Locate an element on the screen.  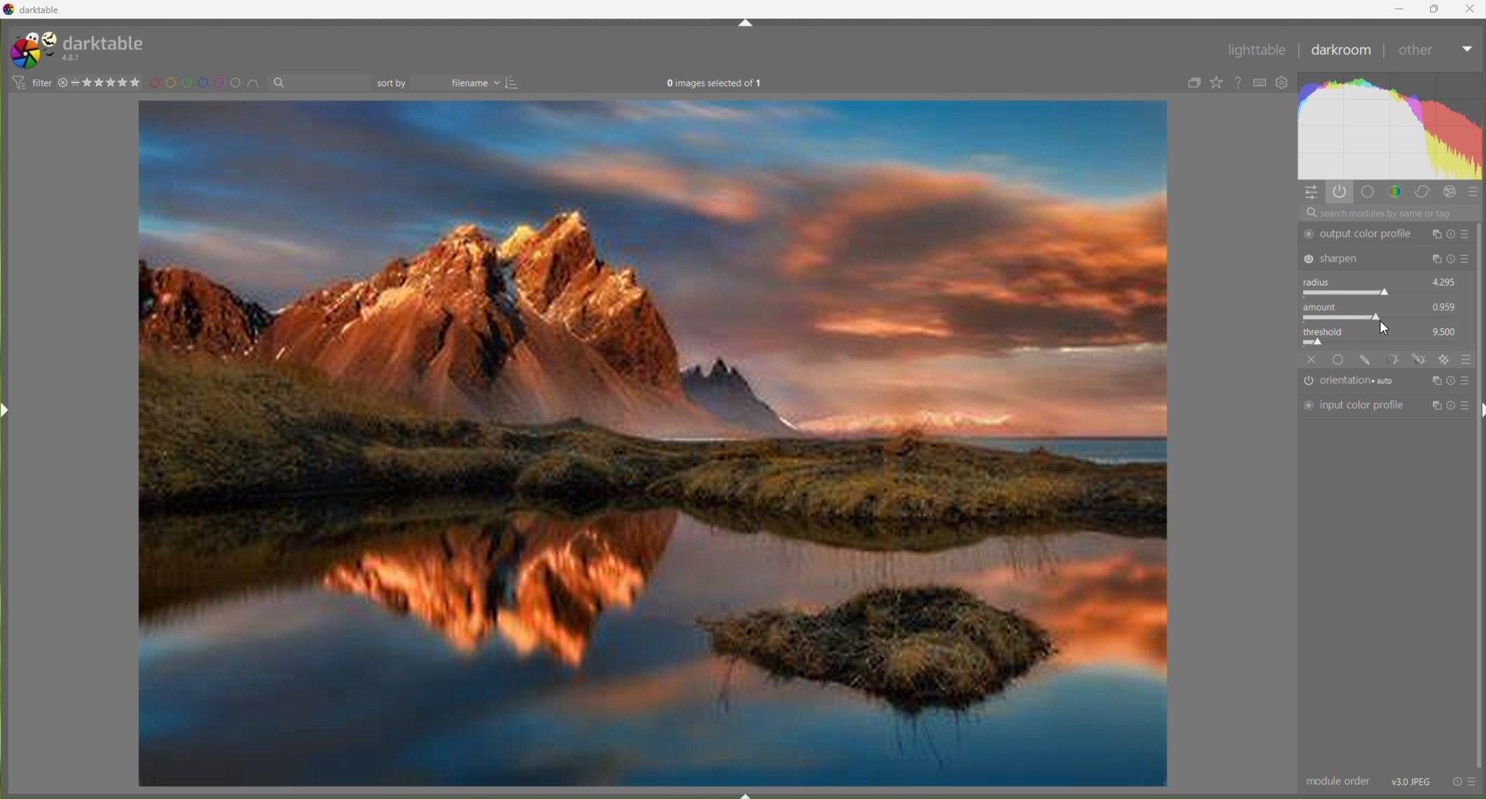
version is located at coordinates (74, 58).